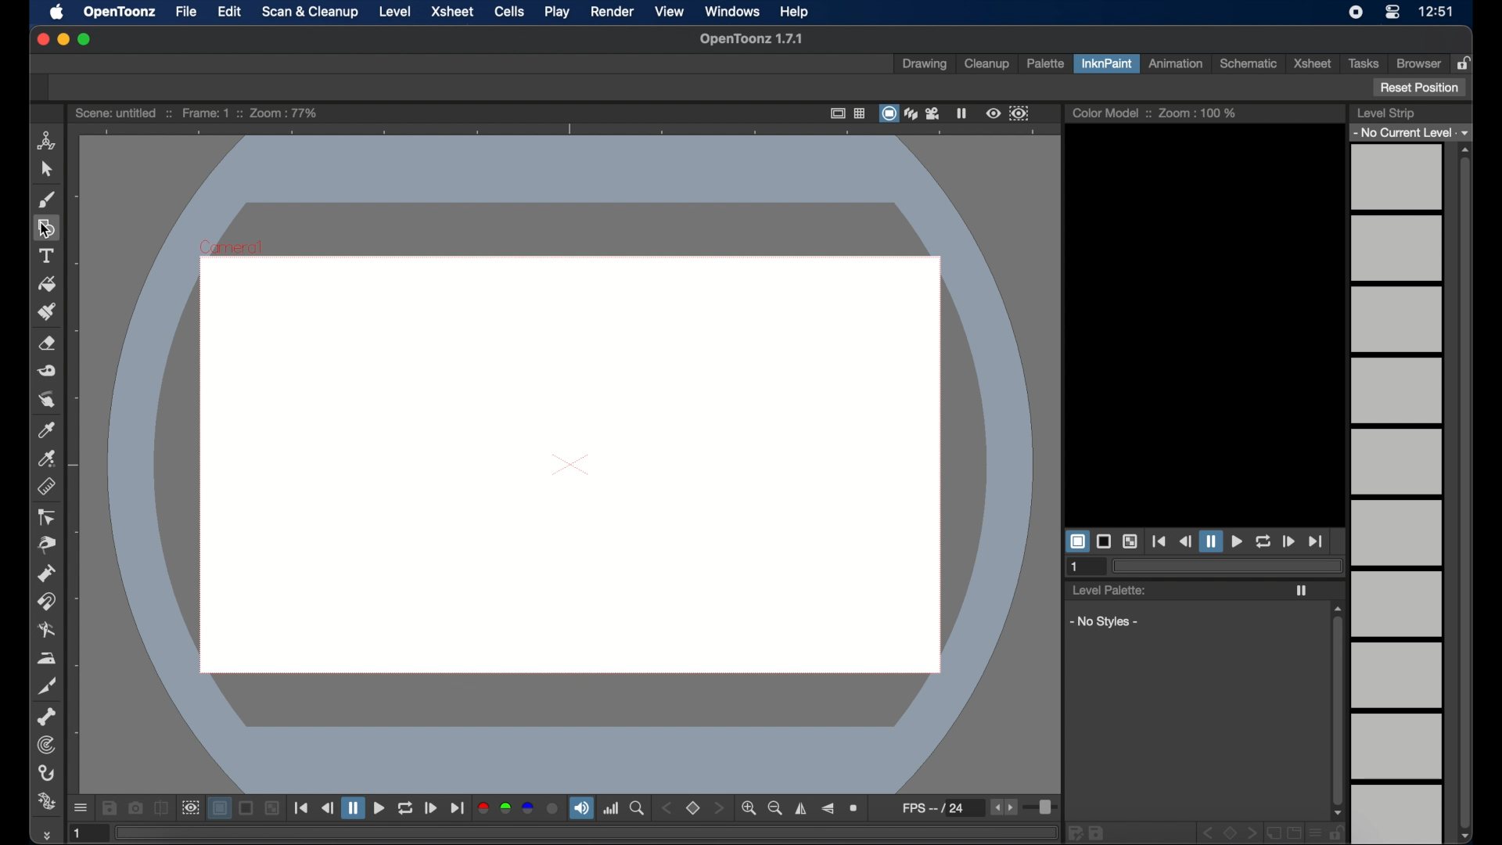 The width and height of the screenshot is (1502, 845). What do you see at coordinates (483, 808) in the screenshot?
I see `red channel` at bounding box center [483, 808].